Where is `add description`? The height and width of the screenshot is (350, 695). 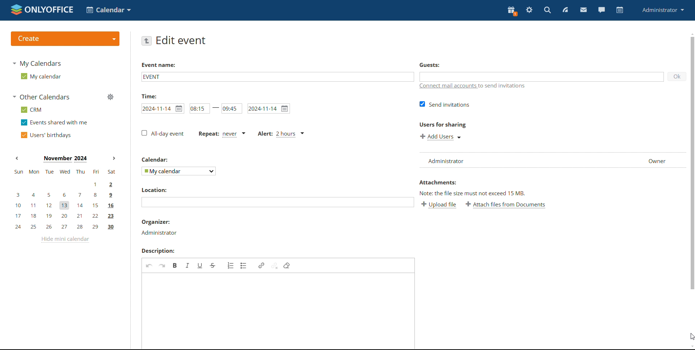 add description is located at coordinates (278, 311).